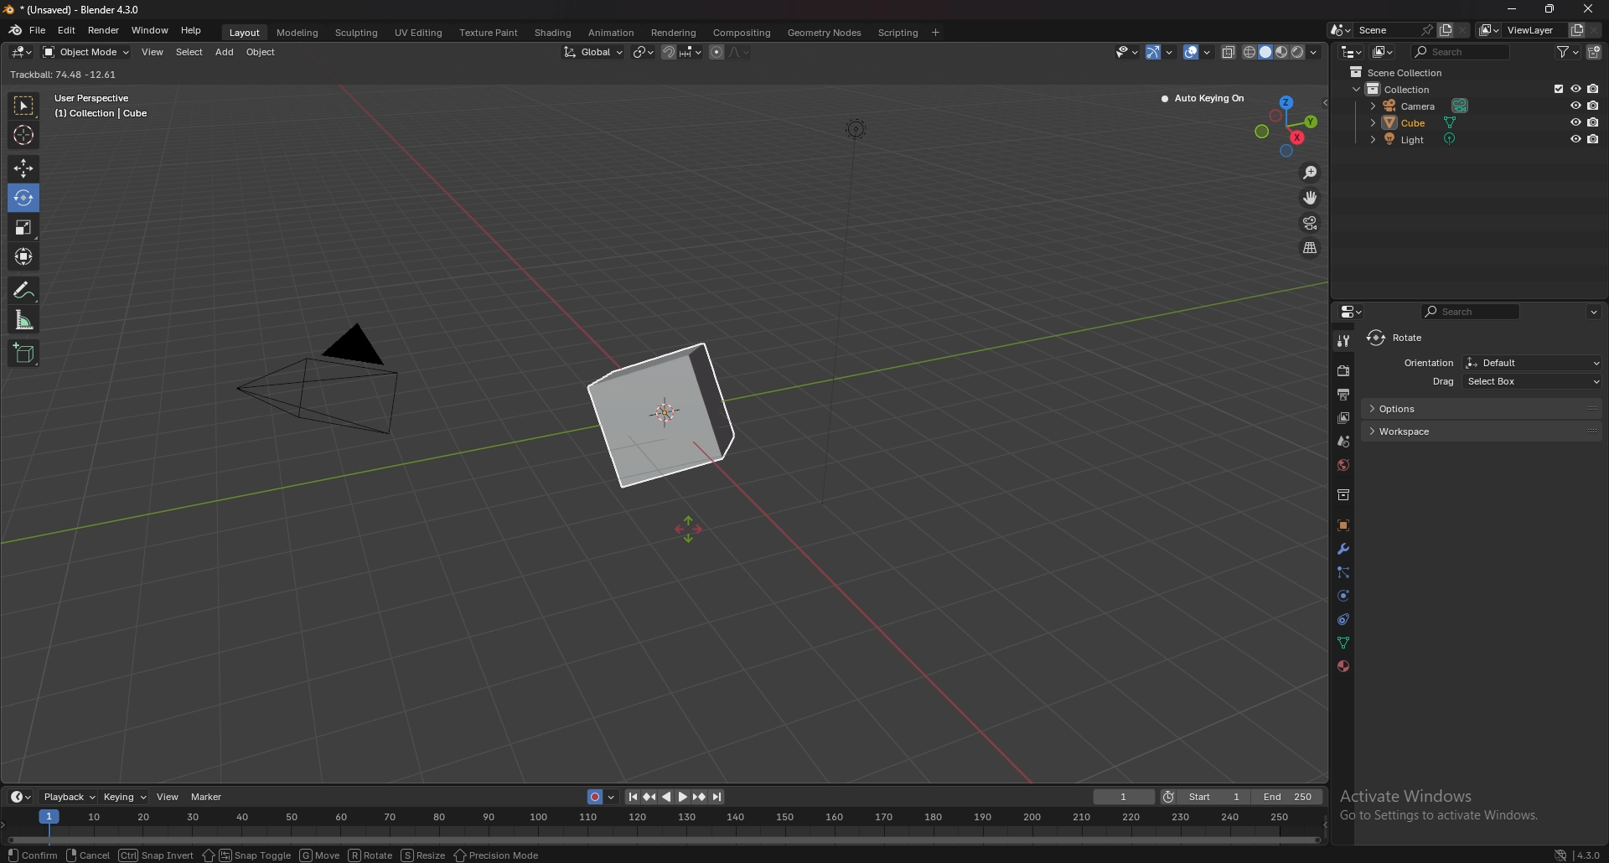 The image size is (1609, 863). I want to click on close, so click(1588, 9).